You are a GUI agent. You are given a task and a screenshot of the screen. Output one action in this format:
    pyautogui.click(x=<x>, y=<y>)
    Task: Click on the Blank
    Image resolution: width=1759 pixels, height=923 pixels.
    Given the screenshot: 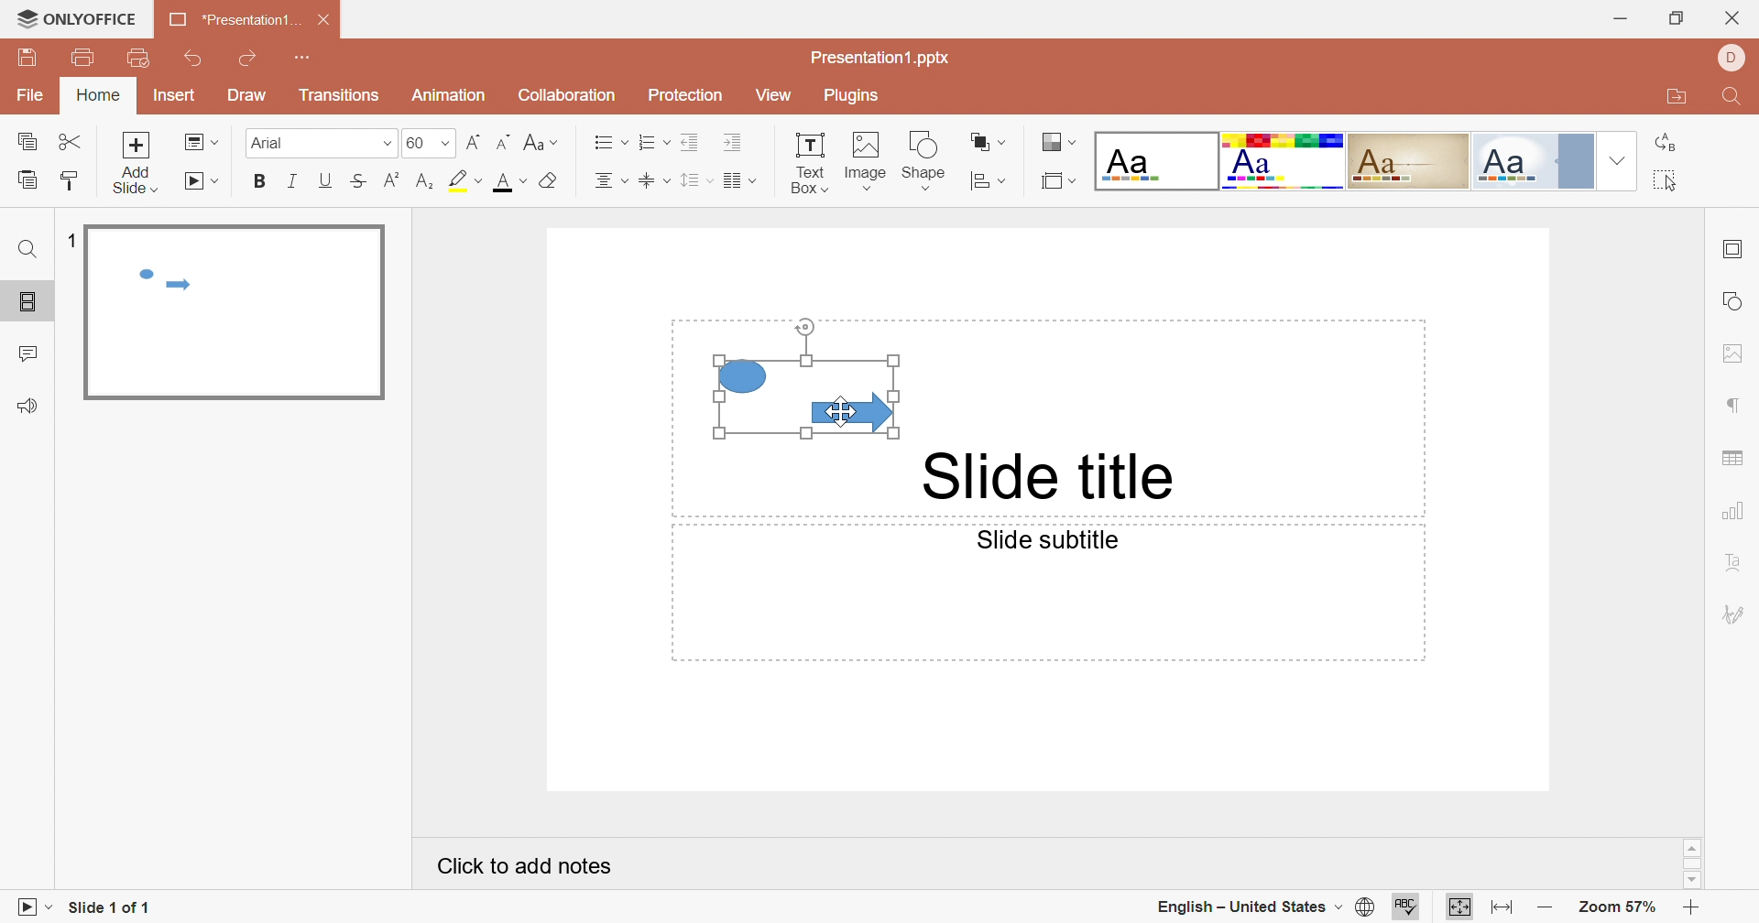 What is the action you would take?
    pyautogui.click(x=1157, y=162)
    